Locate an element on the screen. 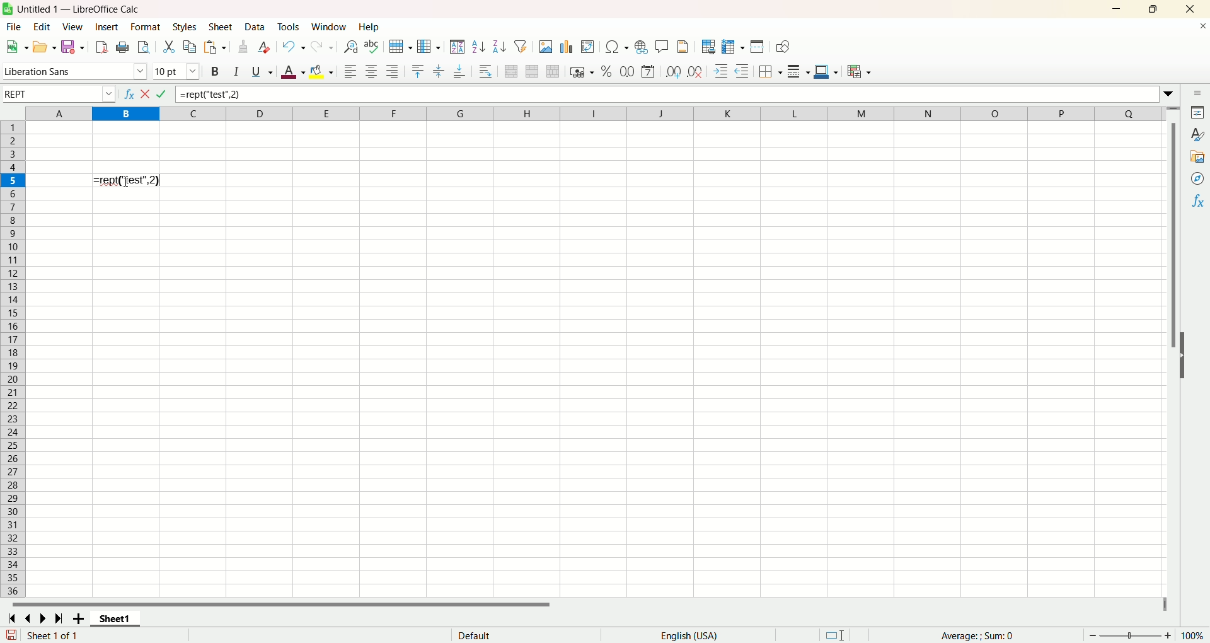  cut is located at coordinates (168, 47).